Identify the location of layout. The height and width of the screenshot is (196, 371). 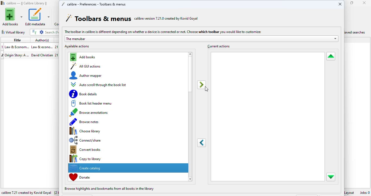
(350, 192).